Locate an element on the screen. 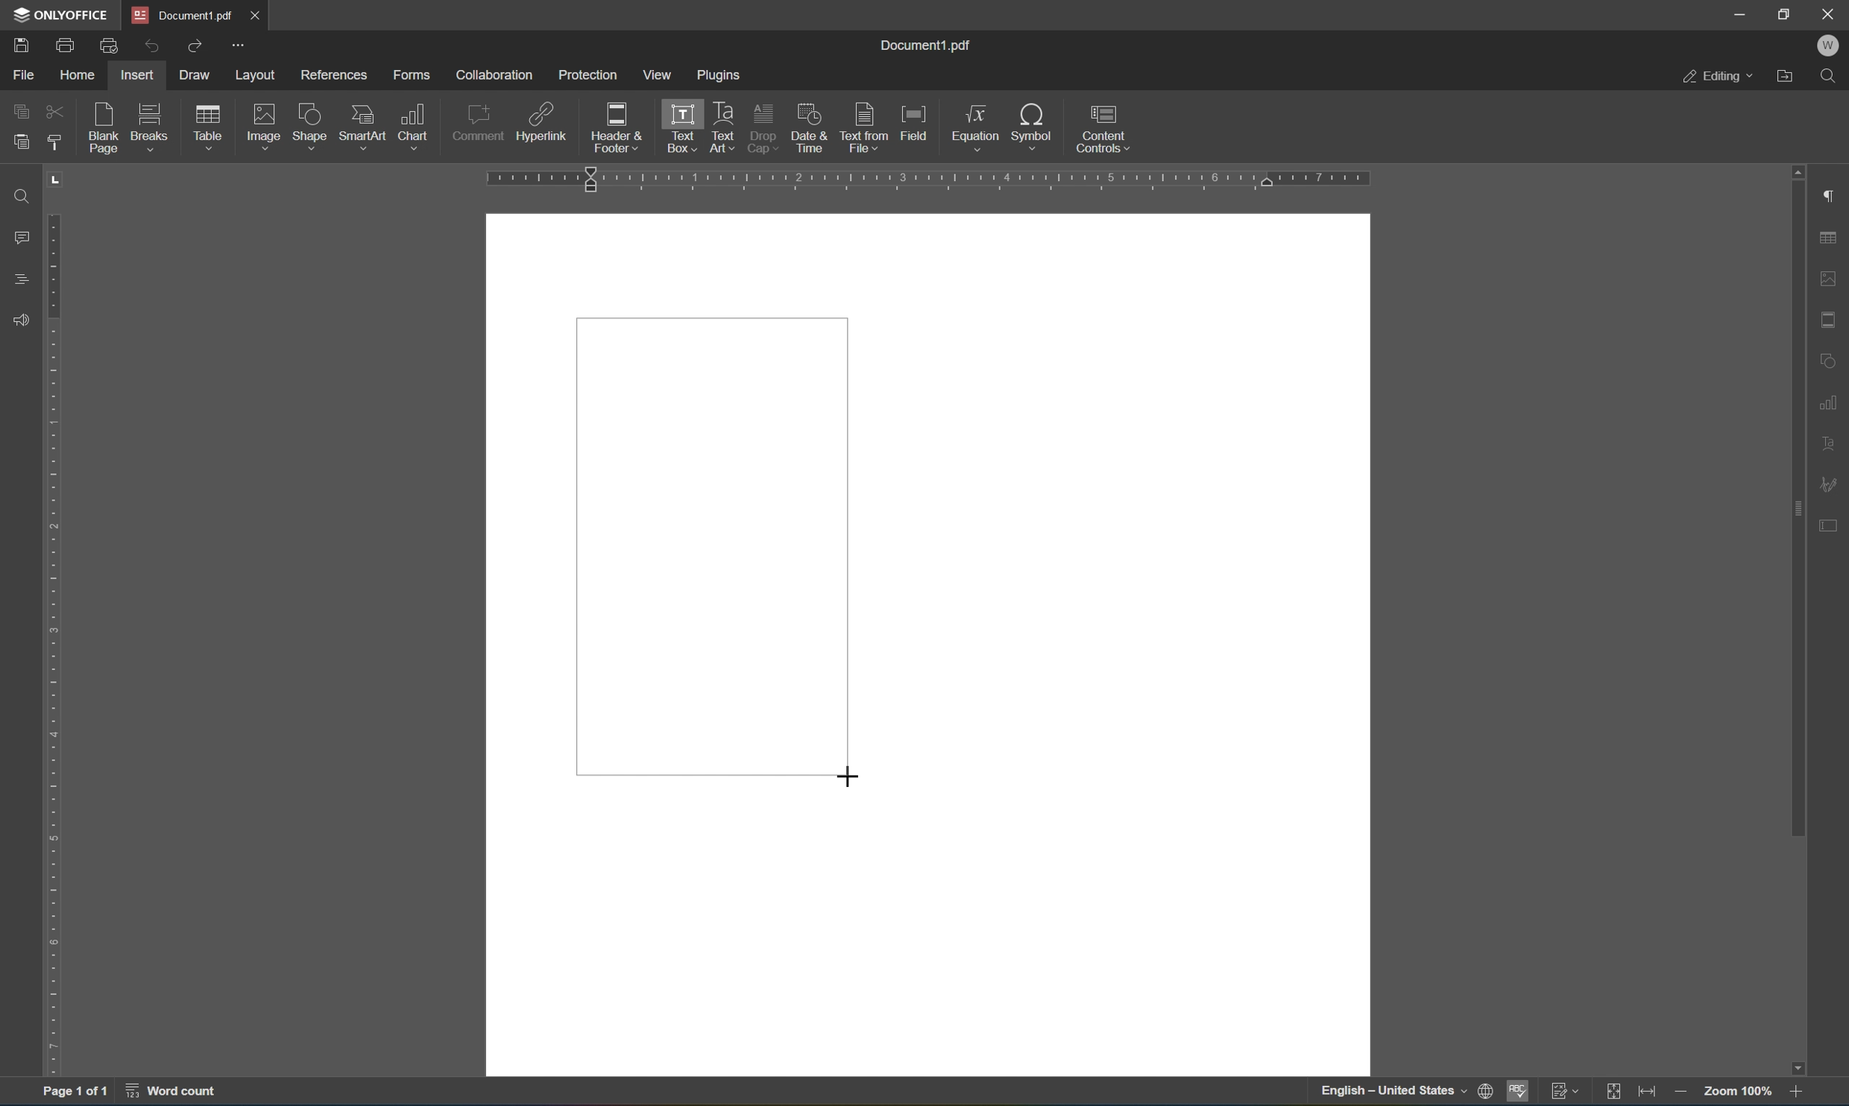 This screenshot has height=1106, width=1849. Shape settings is located at coordinates (1830, 359).